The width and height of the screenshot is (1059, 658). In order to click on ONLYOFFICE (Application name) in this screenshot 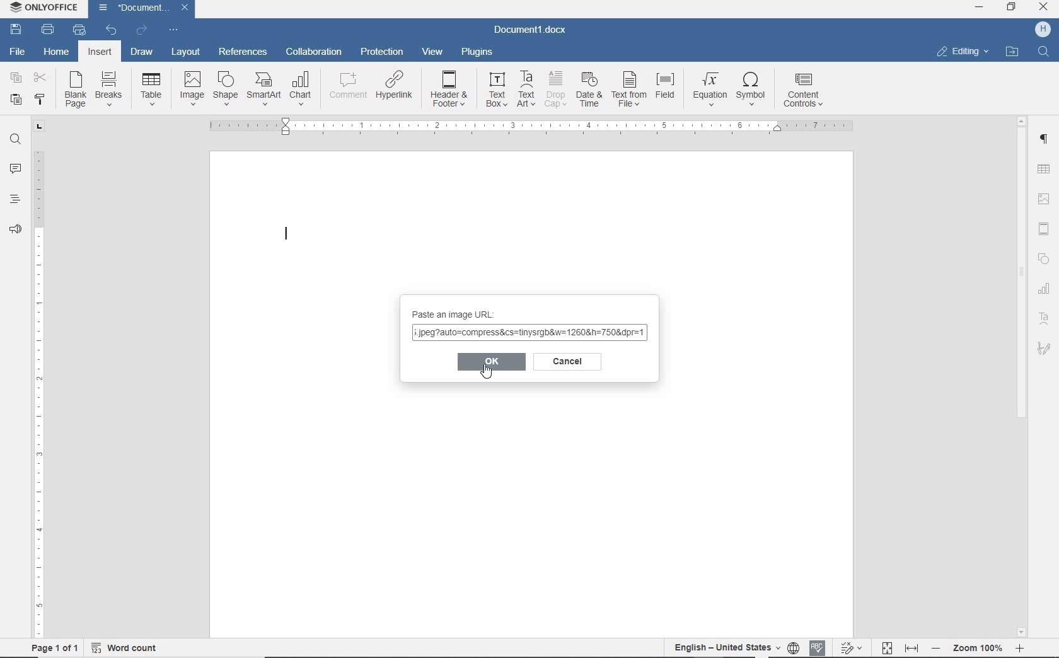, I will do `click(40, 8)`.